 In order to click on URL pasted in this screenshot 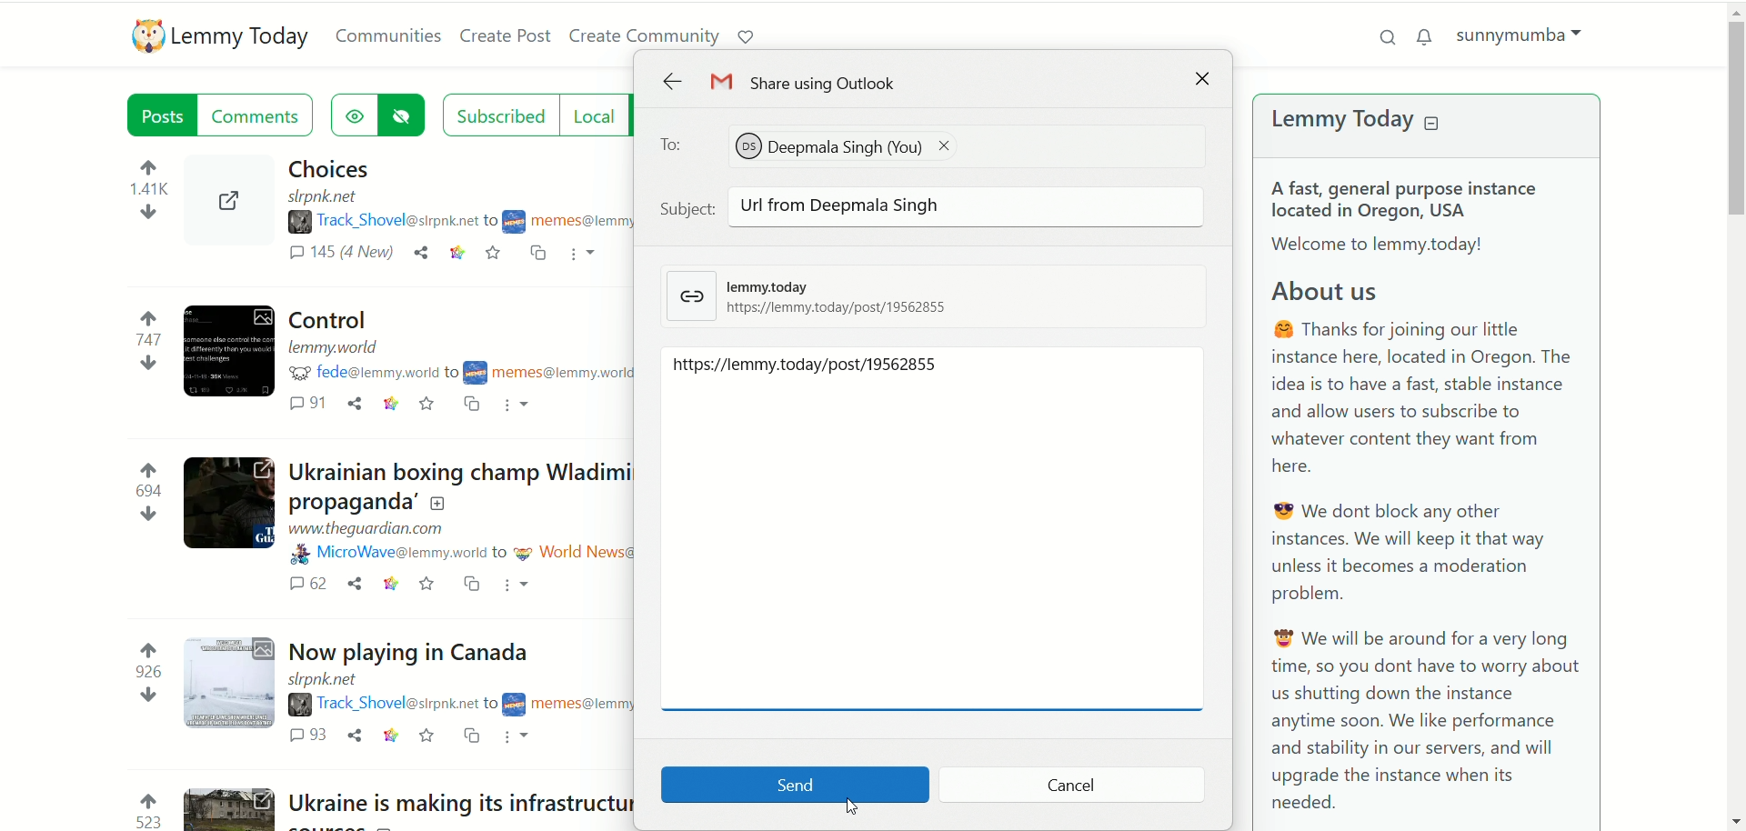, I will do `click(818, 383)`.